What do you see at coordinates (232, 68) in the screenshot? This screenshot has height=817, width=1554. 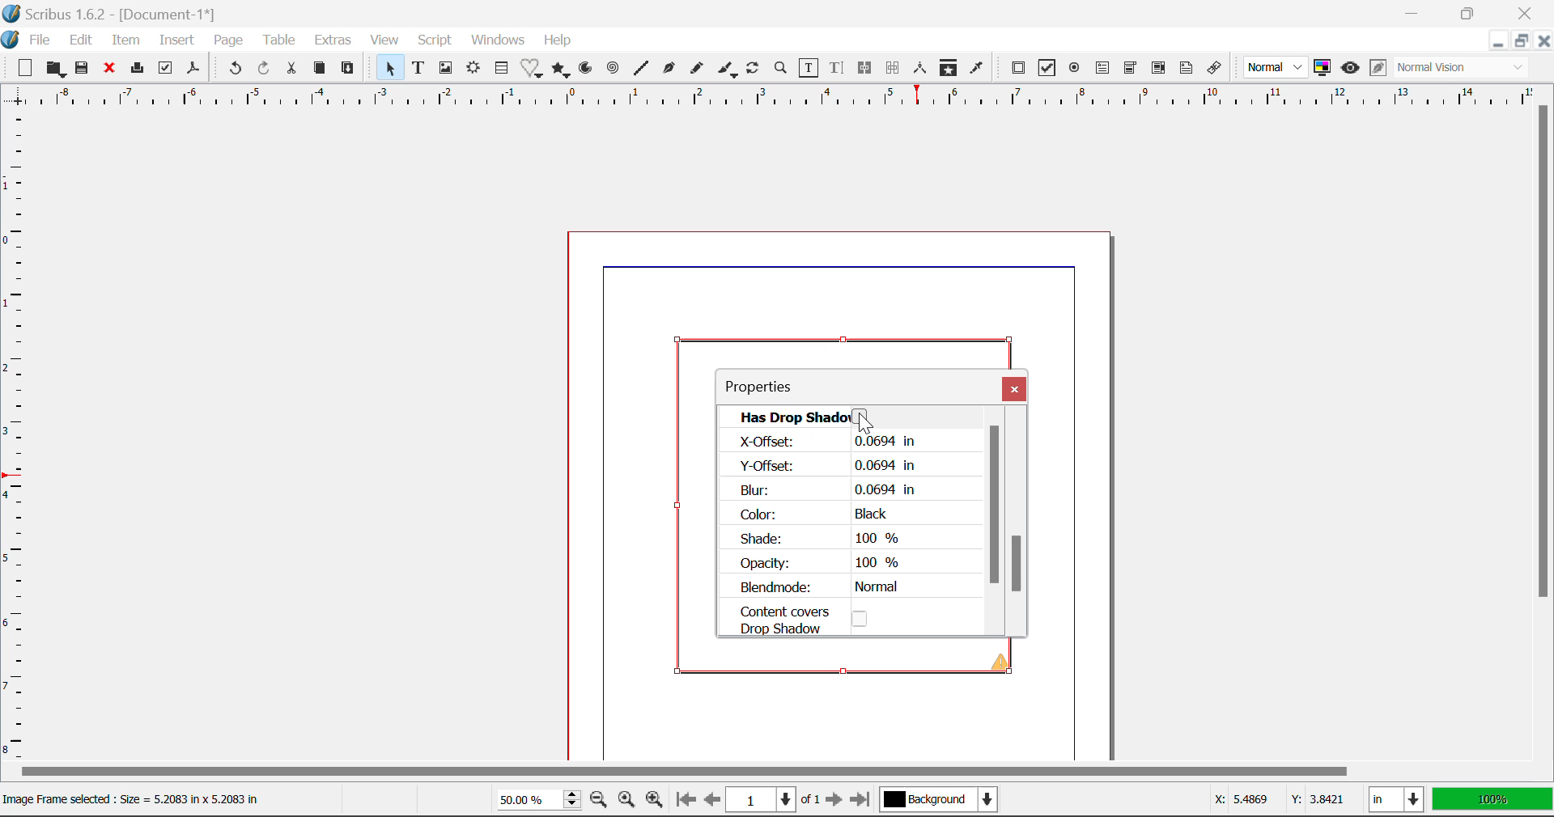 I see `Undo` at bounding box center [232, 68].